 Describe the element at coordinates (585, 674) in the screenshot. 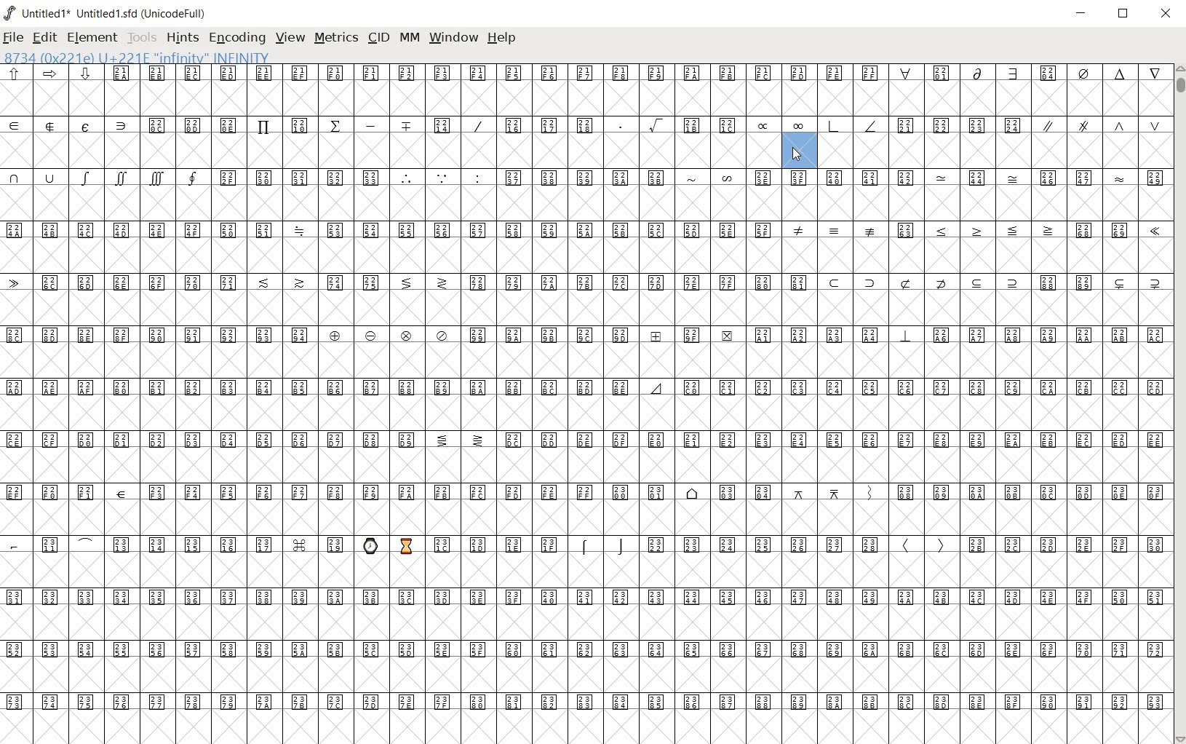

I see `empty glyph slots` at that location.